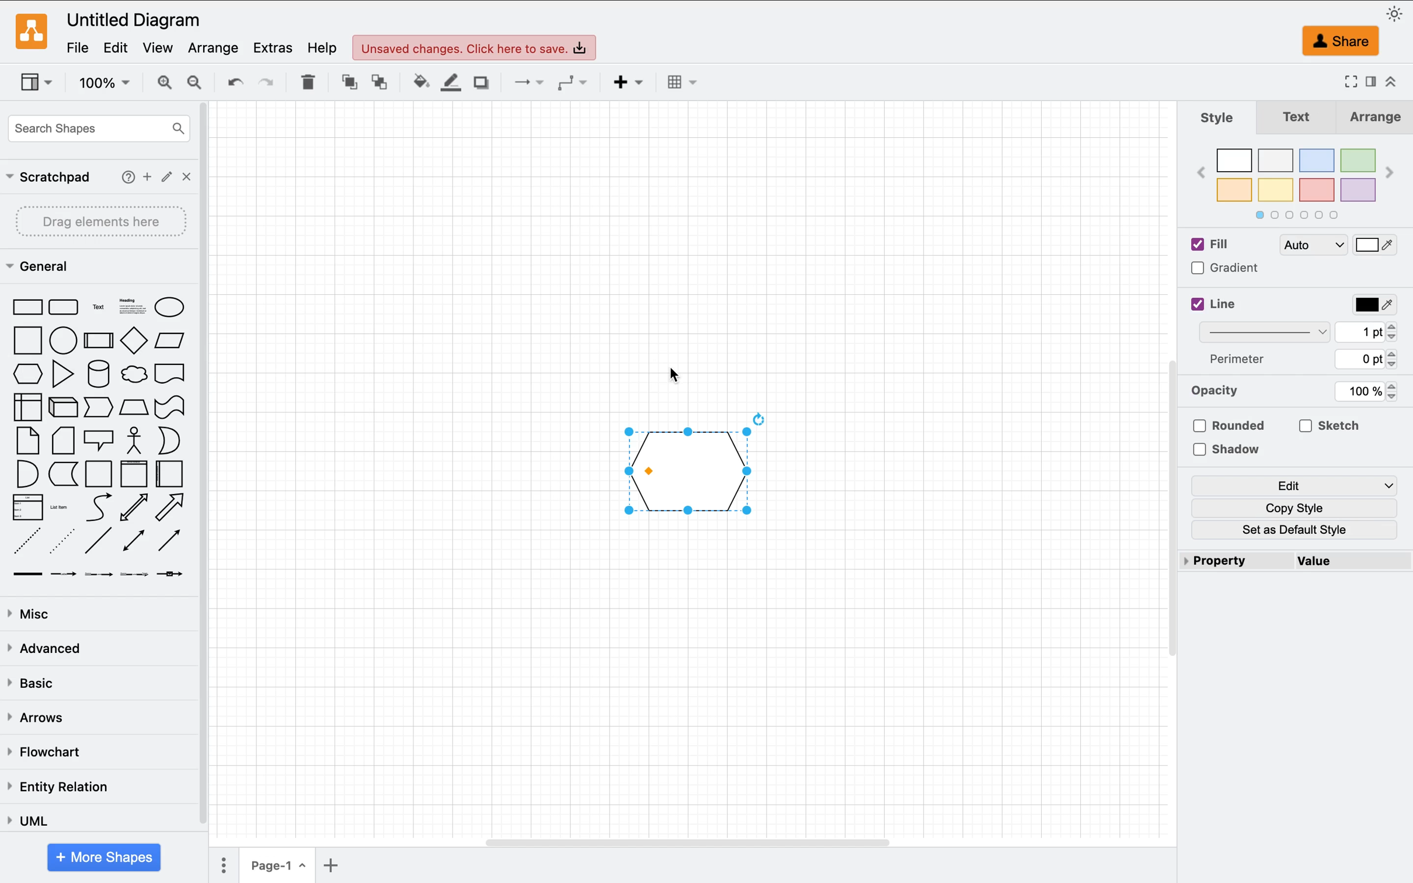 The image size is (1413, 883). I want to click on process, so click(98, 339).